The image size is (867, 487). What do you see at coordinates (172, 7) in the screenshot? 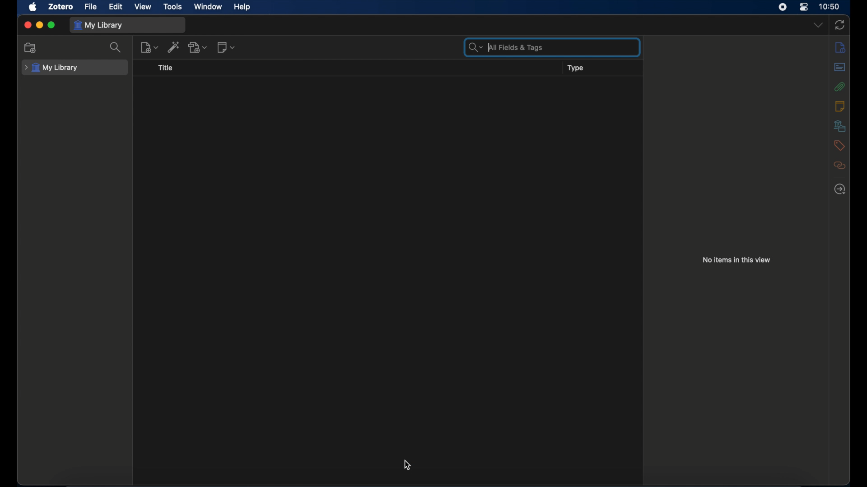
I see `tools` at bounding box center [172, 7].